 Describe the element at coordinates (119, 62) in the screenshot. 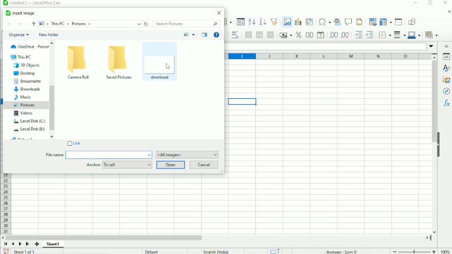

I see `Saved Pictures` at that location.